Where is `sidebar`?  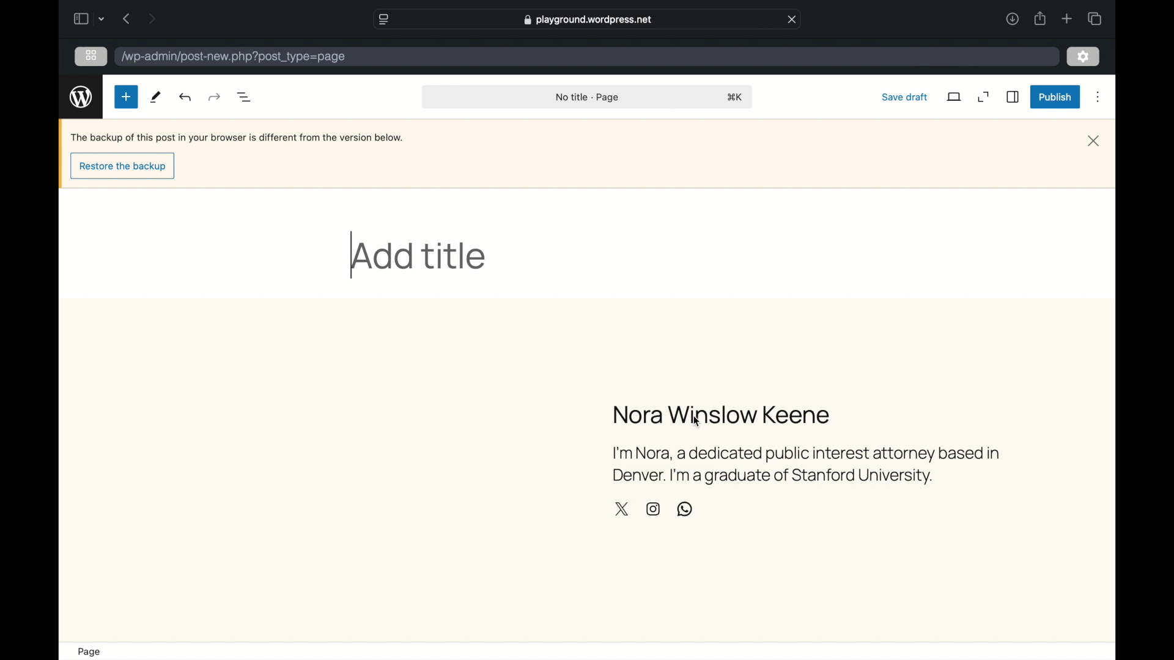 sidebar is located at coordinates (1013, 97).